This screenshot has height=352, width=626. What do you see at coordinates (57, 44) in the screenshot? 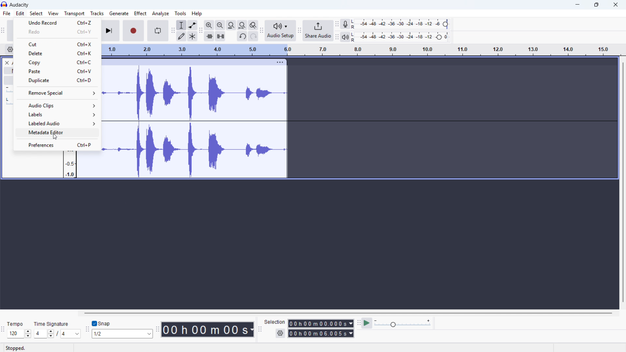
I see `cut` at bounding box center [57, 44].